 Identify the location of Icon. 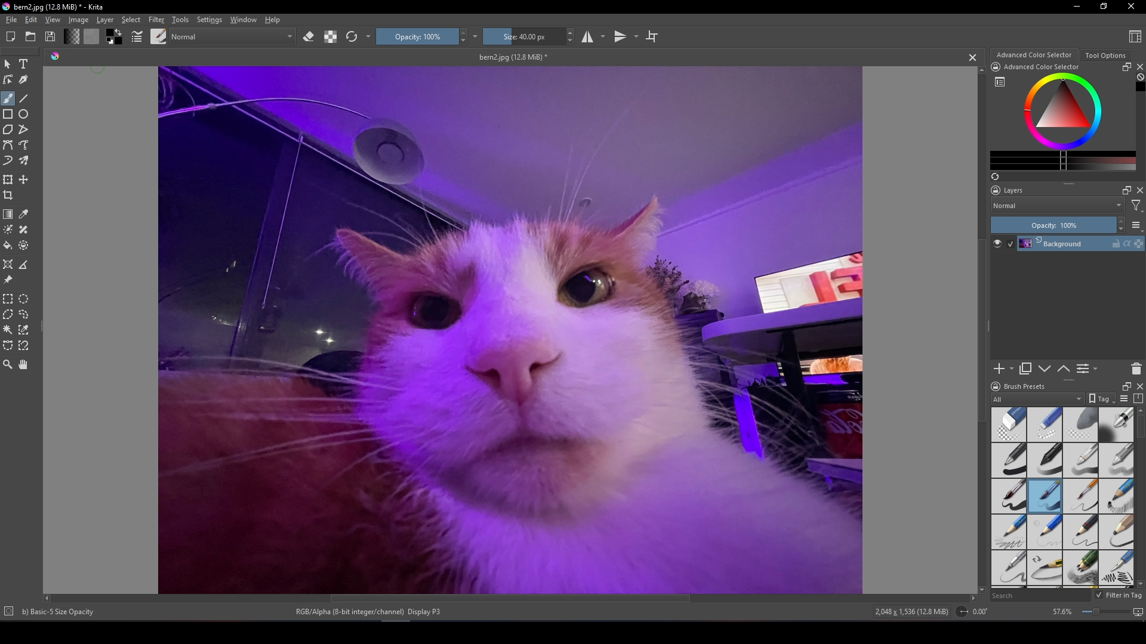
(56, 56).